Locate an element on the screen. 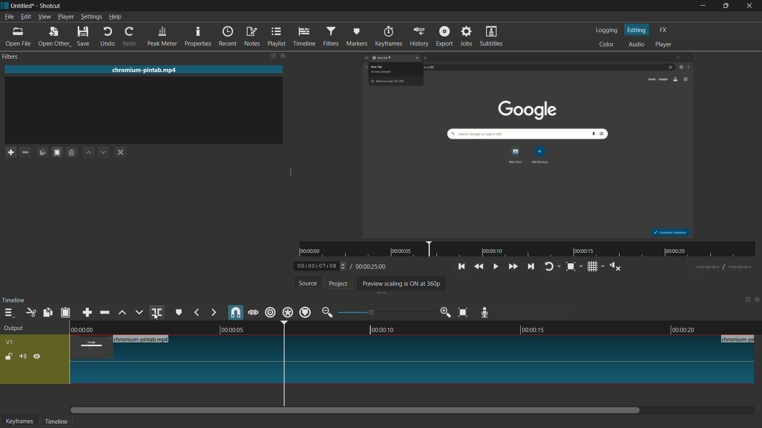 This screenshot has width=762, height=428. logging is located at coordinates (606, 31).